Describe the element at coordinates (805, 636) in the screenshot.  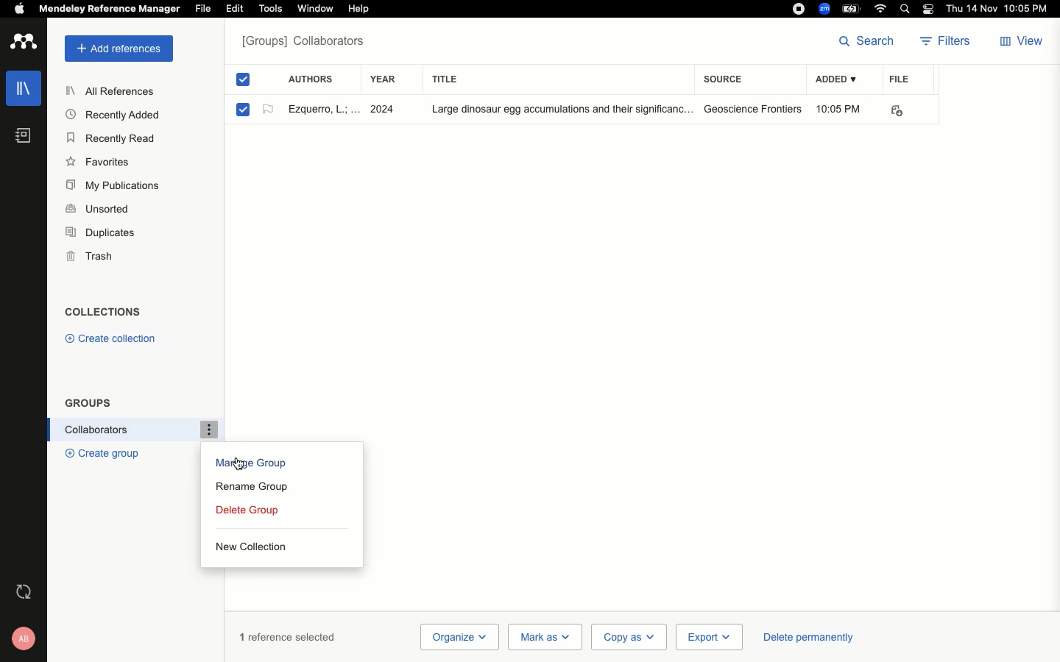
I see `Delete permanently` at that location.